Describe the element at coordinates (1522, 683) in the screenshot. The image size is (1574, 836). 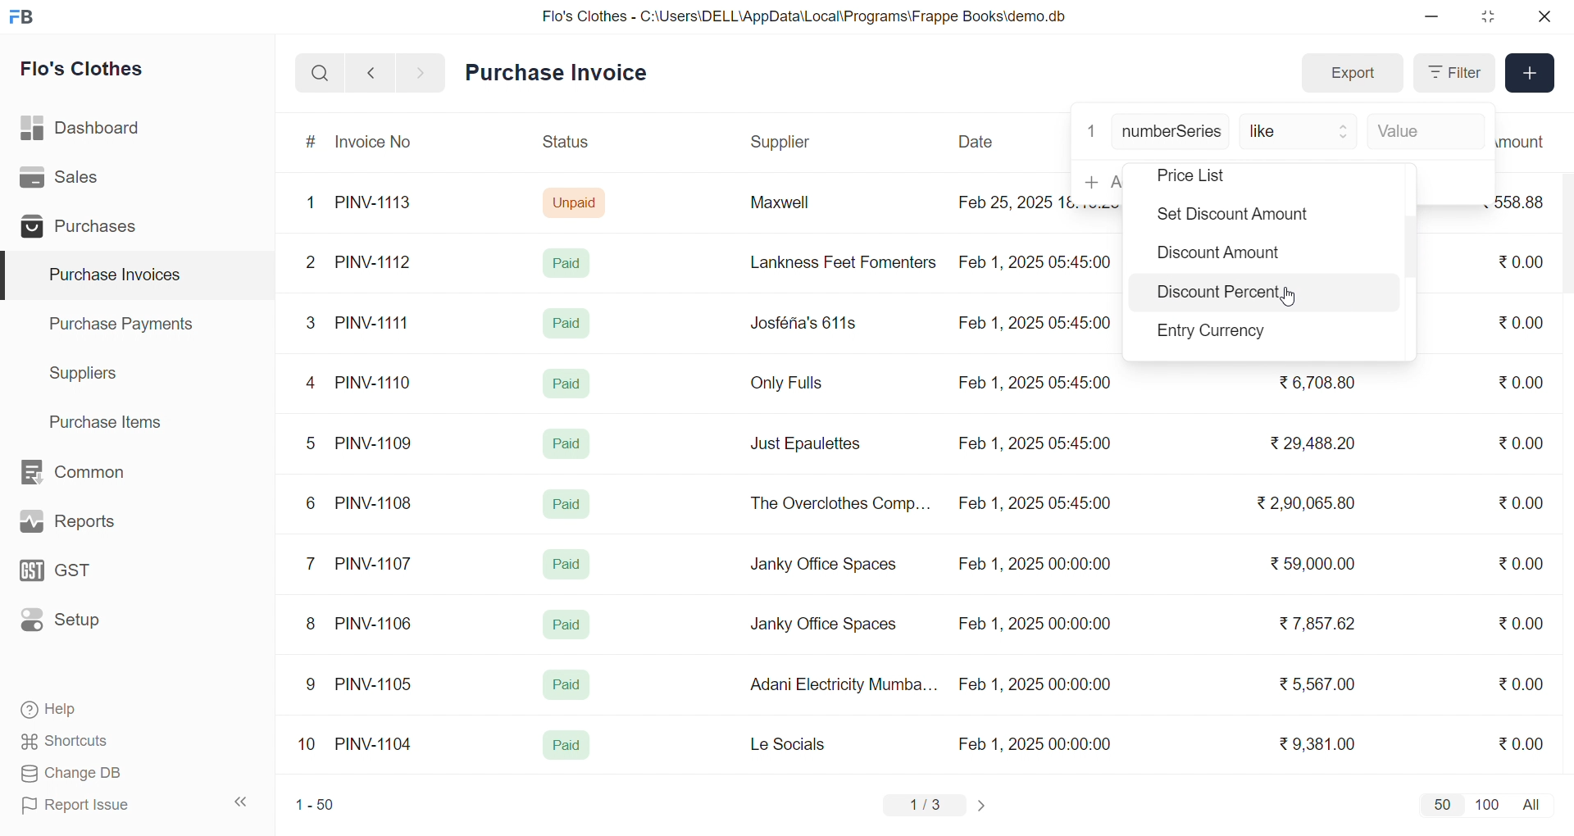
I see `₹0.00` at that location.